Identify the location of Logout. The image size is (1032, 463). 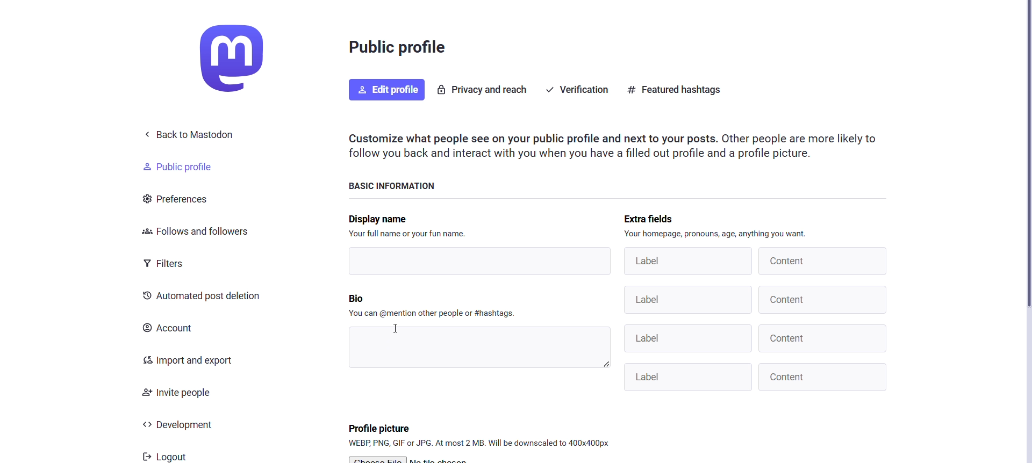
(166, 454).